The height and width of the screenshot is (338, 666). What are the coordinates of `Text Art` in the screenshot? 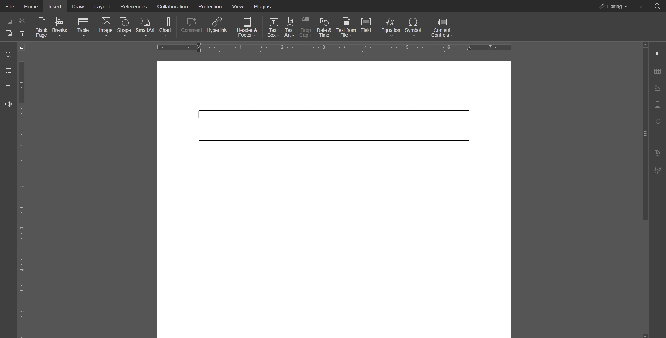 It's located at (657, 154).